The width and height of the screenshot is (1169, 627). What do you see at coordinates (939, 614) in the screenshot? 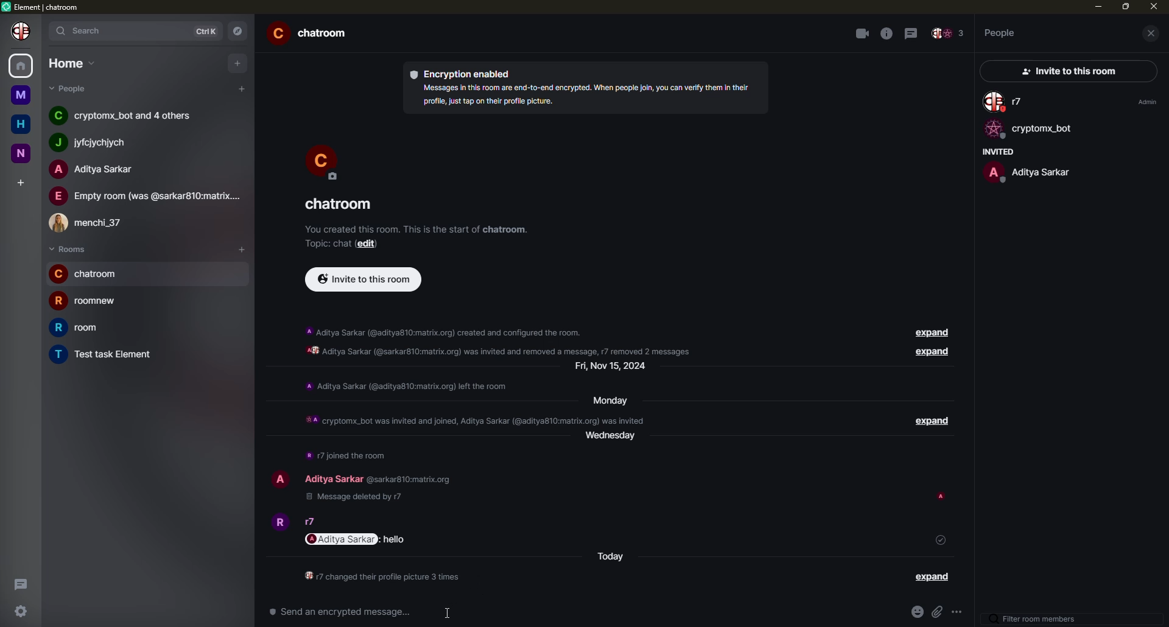
I see `attach` at bounding box center [939, 614].